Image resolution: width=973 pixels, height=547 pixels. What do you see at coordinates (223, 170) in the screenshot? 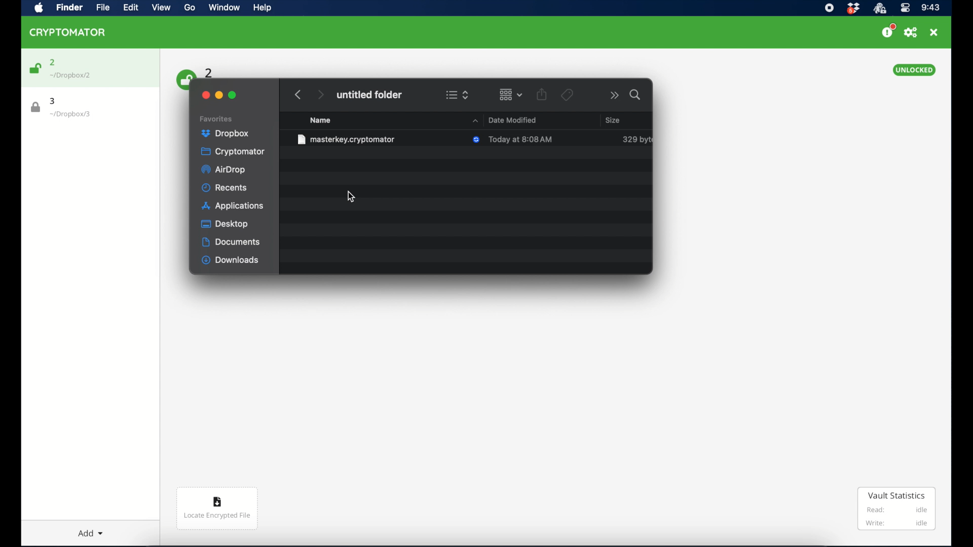
I see `airdrop` at bounding box center [223, 170].